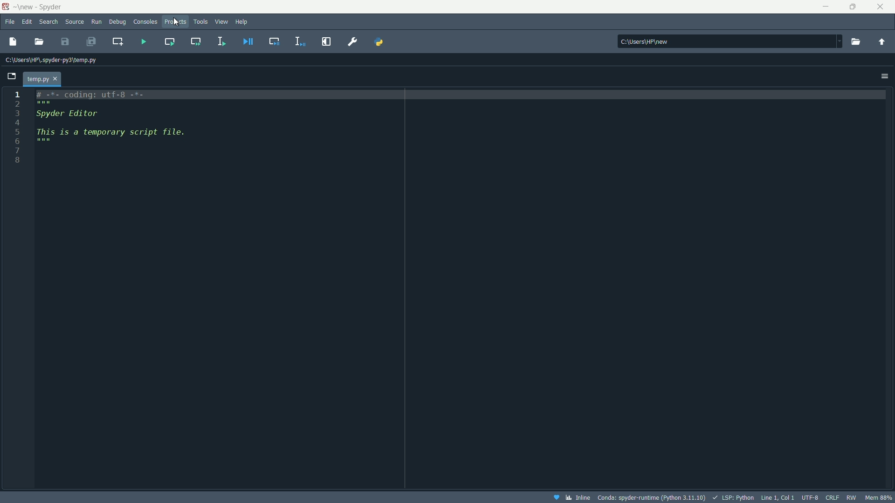 The image size is (895, 503). Describe the element at coordinates (12, 41) in the screenshot. I see `New File ` at that location.